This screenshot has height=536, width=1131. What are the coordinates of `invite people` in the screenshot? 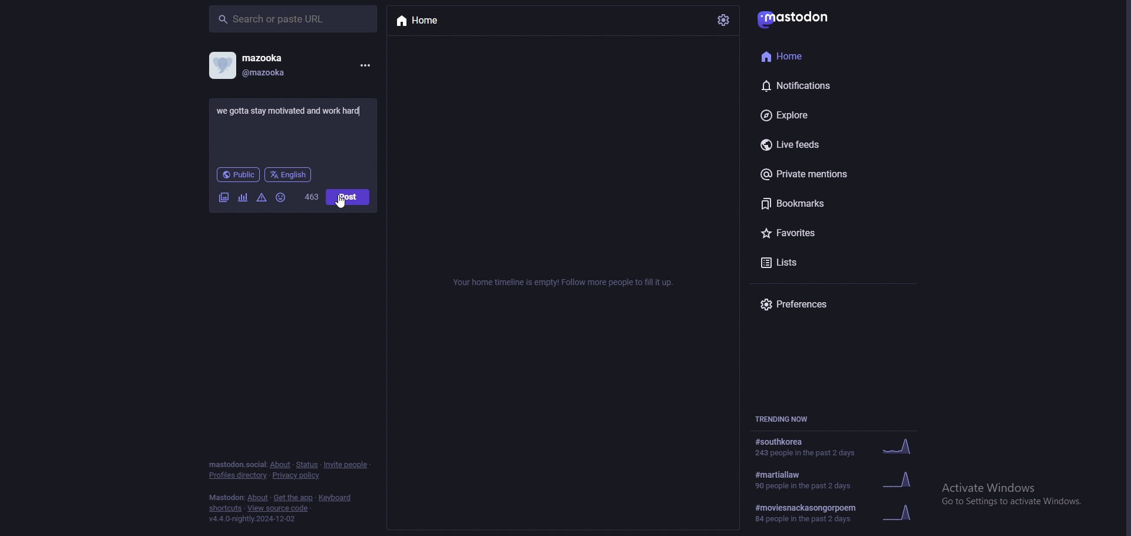 It's located at (346, 465).